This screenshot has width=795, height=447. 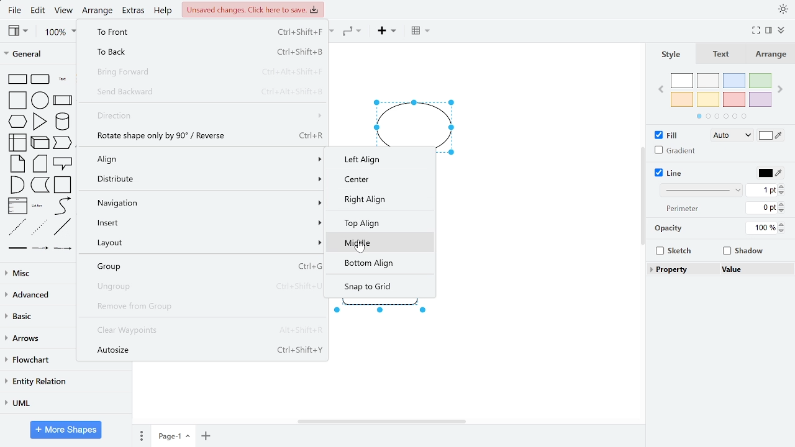 I want to click on Insert, so click(x=201, y=221).